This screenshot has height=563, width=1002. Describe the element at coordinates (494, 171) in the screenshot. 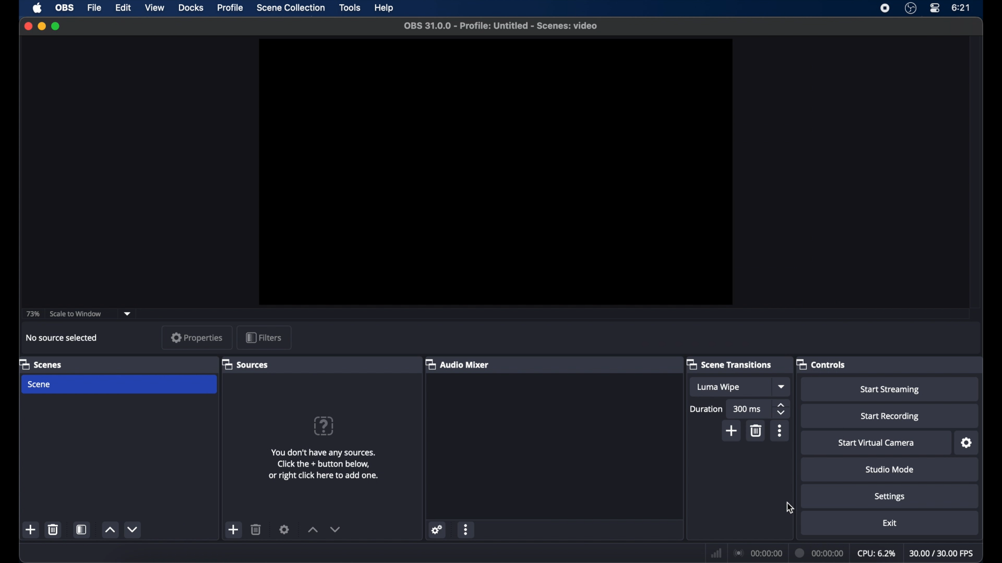

I see `preview` at that location.